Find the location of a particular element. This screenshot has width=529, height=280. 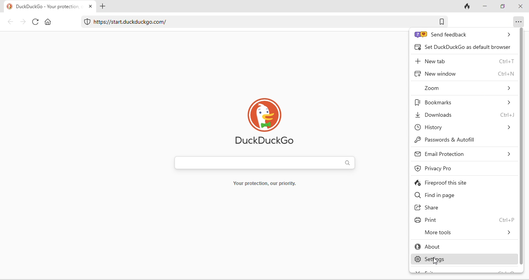

close is located at coordinates (520, 7).